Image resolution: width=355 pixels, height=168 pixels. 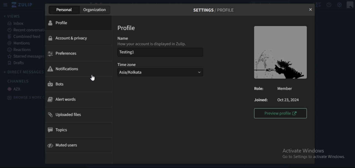 I want to click on preview profile, so click(x=280, y=113).